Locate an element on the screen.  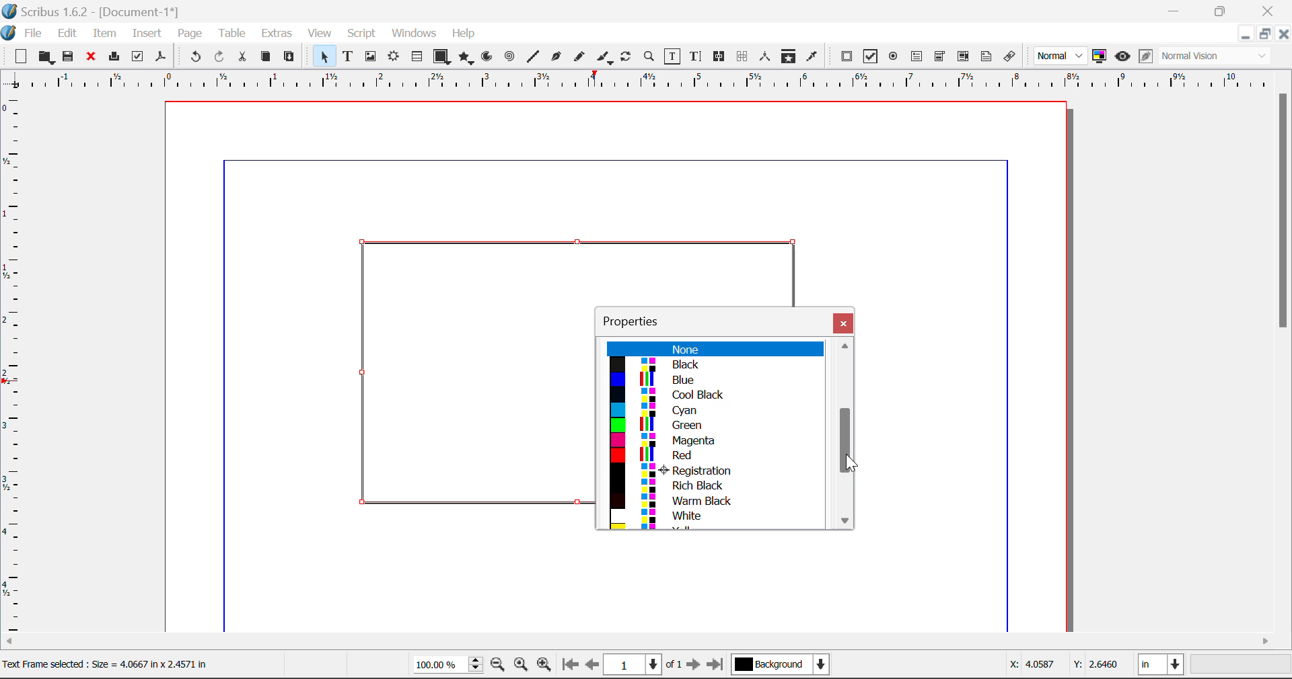
Zoom 100% is located at coordinates (448, 666).